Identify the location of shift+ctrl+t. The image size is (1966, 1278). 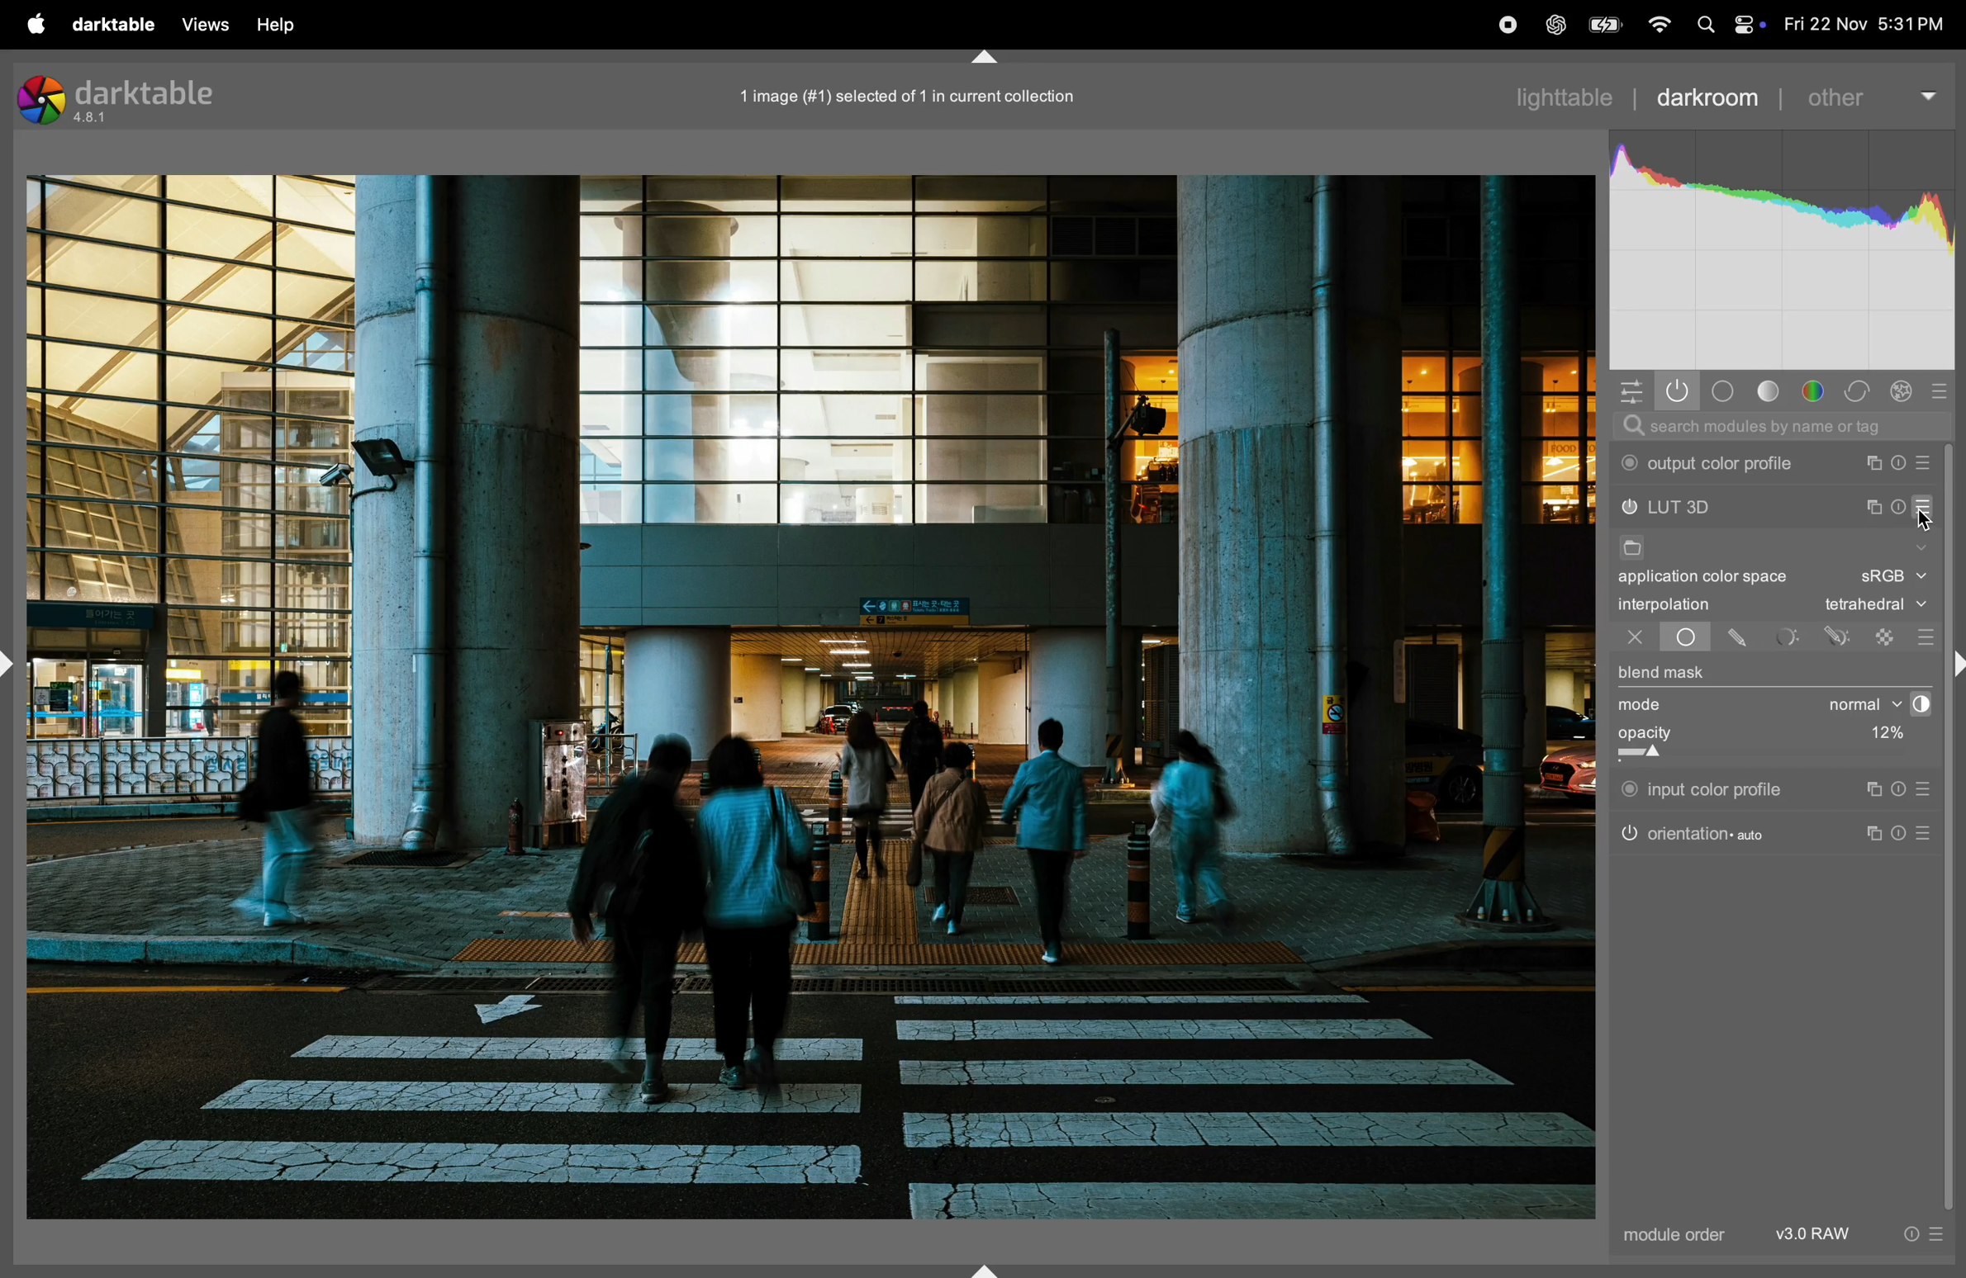
(981, 58).